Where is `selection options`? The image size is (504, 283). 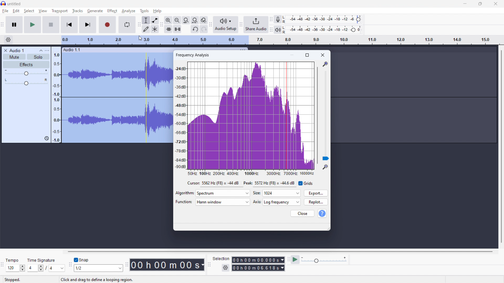 selection options is located at coordinates (226, 268).